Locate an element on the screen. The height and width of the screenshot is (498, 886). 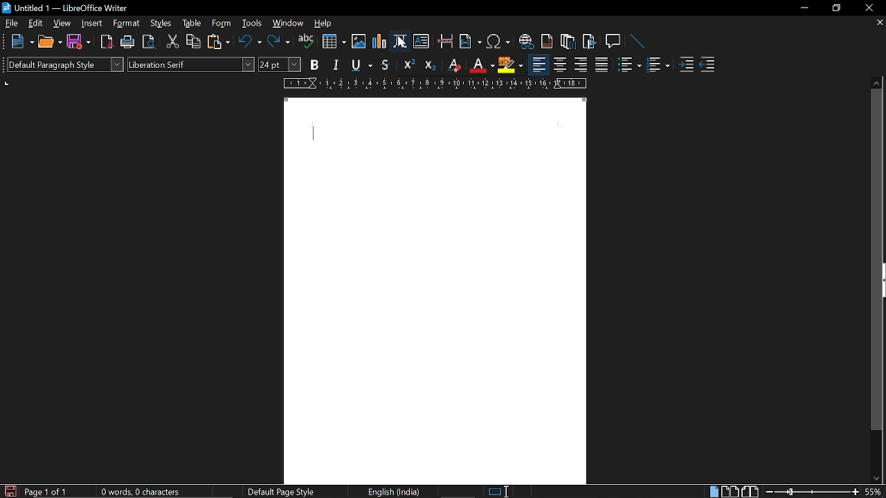
export as pdf is located at coordinates (107, 41).